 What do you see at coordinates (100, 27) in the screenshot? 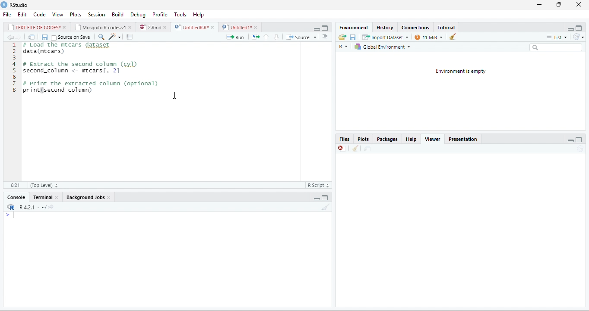
I see `‘Mosquito R codes.v1` at bounding box center [100, 27].